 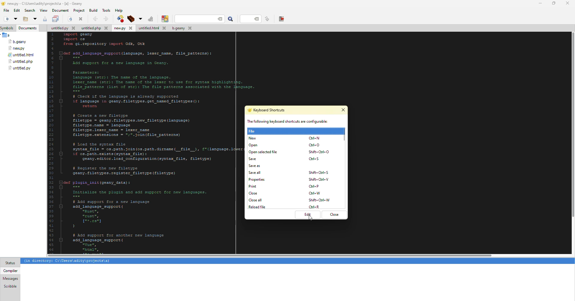 What do you see at coordinates (56, 19) in the screenshot?
I see `save` at bounding box center [56, 19].